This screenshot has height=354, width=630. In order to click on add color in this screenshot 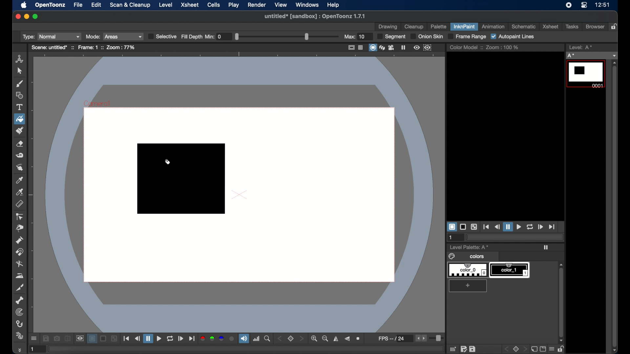, I will do `click(469, 286)`.